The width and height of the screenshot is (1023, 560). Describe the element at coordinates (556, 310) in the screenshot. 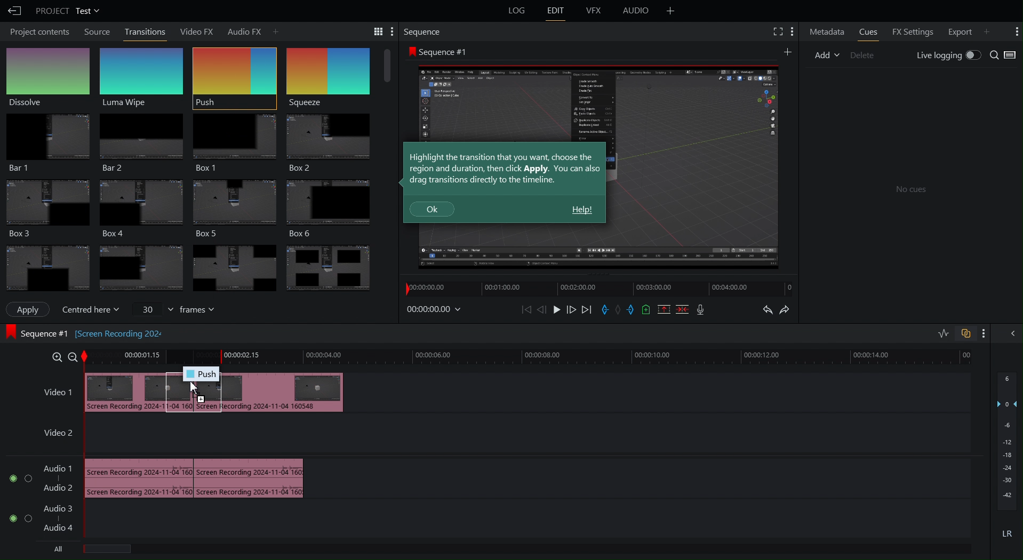

I see `Play` at that location.